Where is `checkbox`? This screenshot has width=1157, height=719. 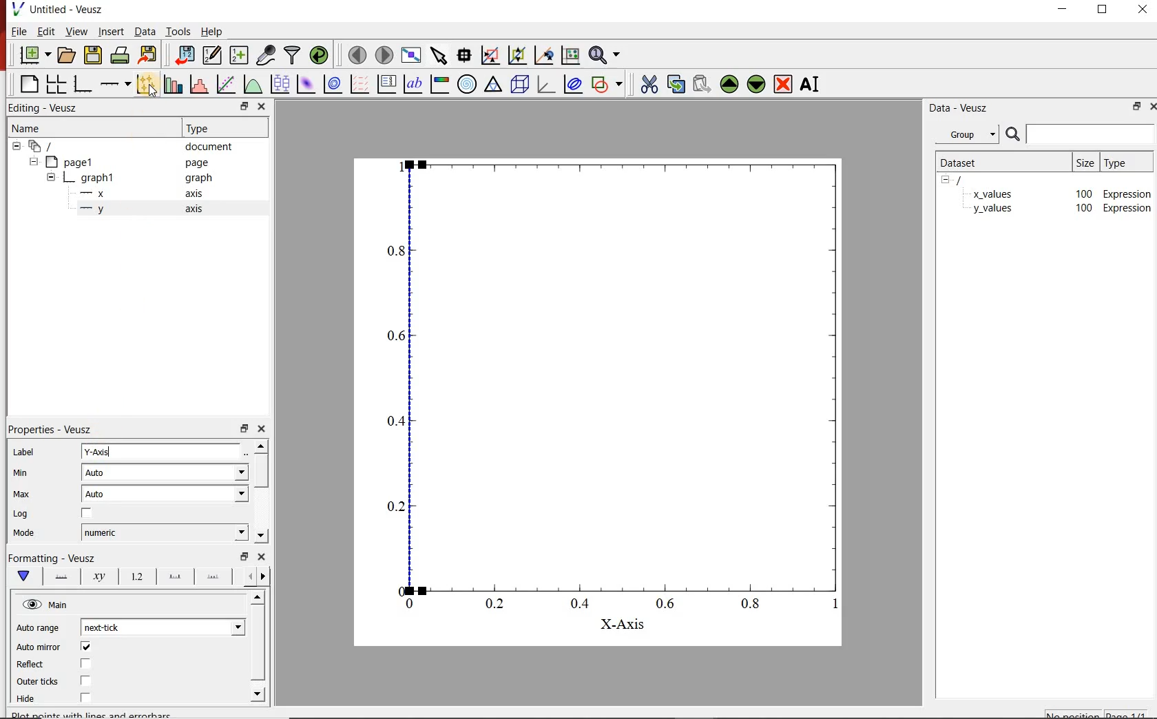 checkbox is located at coordinates (87, 512).